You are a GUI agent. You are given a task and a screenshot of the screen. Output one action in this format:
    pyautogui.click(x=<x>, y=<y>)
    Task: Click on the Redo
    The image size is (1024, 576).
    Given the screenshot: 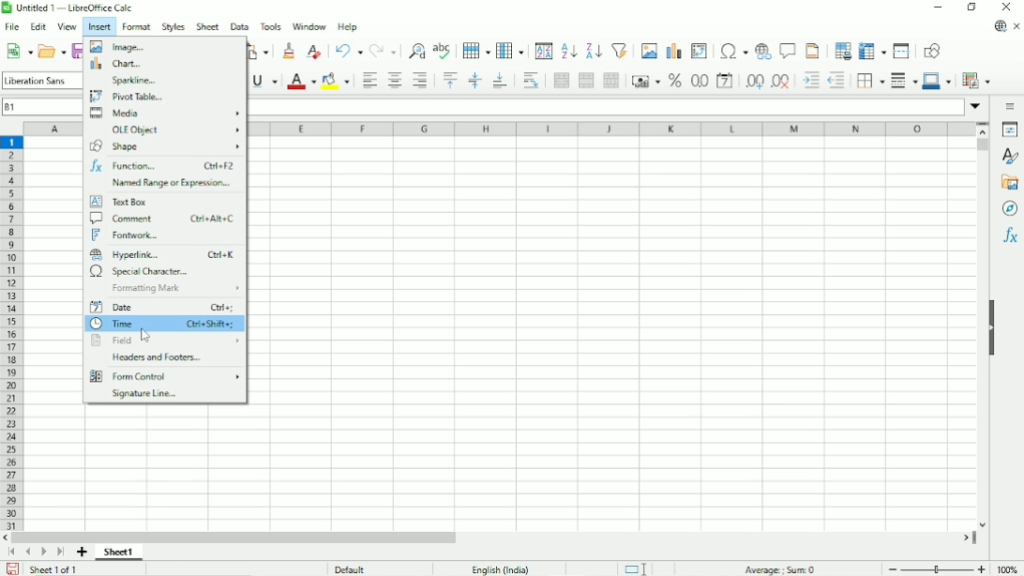 What is the action you would take?
    pyautogui.click(x=383, y=51)
    